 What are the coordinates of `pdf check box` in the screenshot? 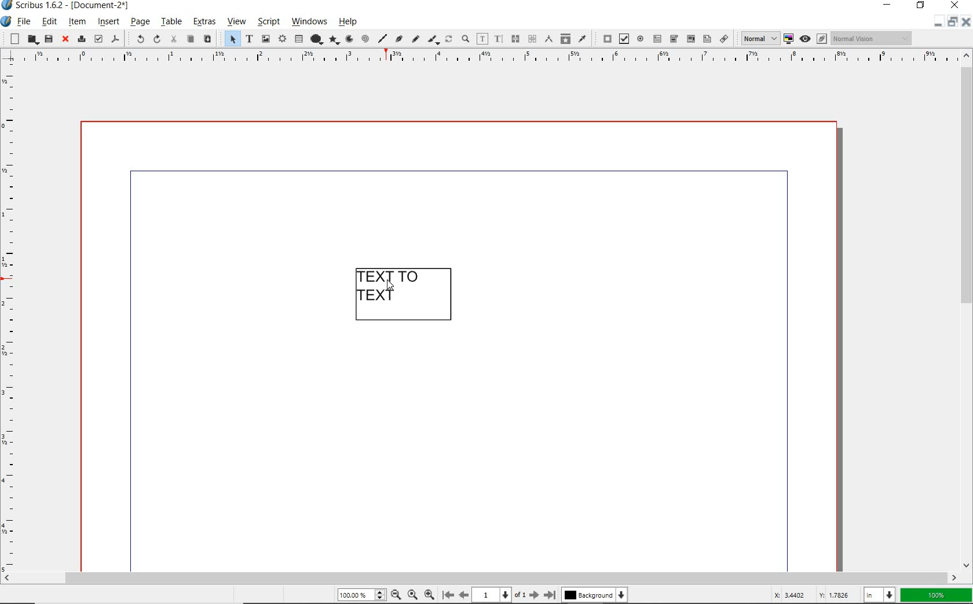 It's located at (624, 38).